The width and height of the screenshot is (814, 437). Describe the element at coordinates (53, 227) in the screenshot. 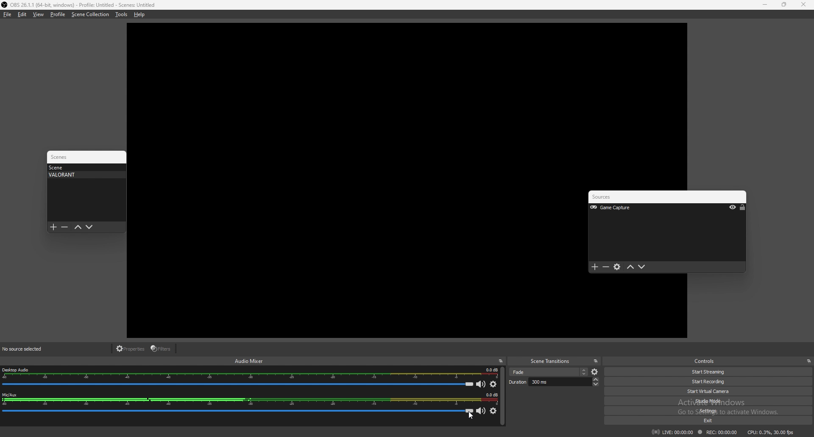

I see `add` at that location.